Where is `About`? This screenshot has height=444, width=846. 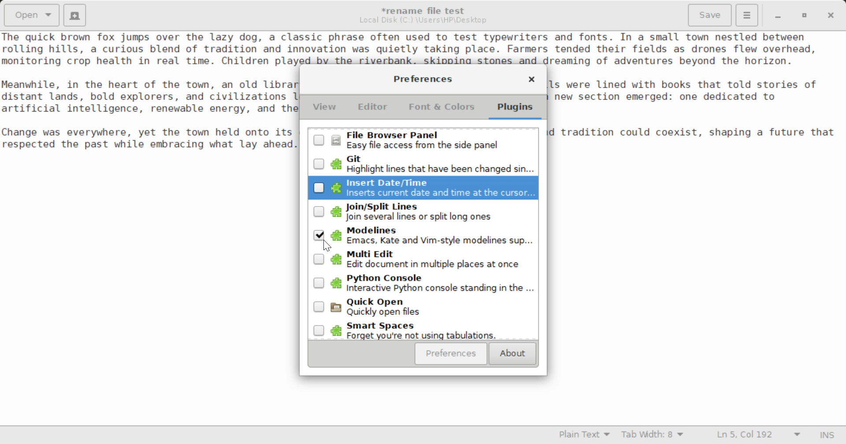
About is located at coordinates (511, 354).